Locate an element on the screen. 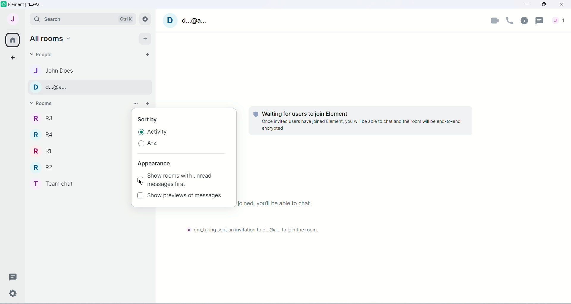 This screenshot has width=571, height=304. Element d..@a is located at coordinates (26, 4).